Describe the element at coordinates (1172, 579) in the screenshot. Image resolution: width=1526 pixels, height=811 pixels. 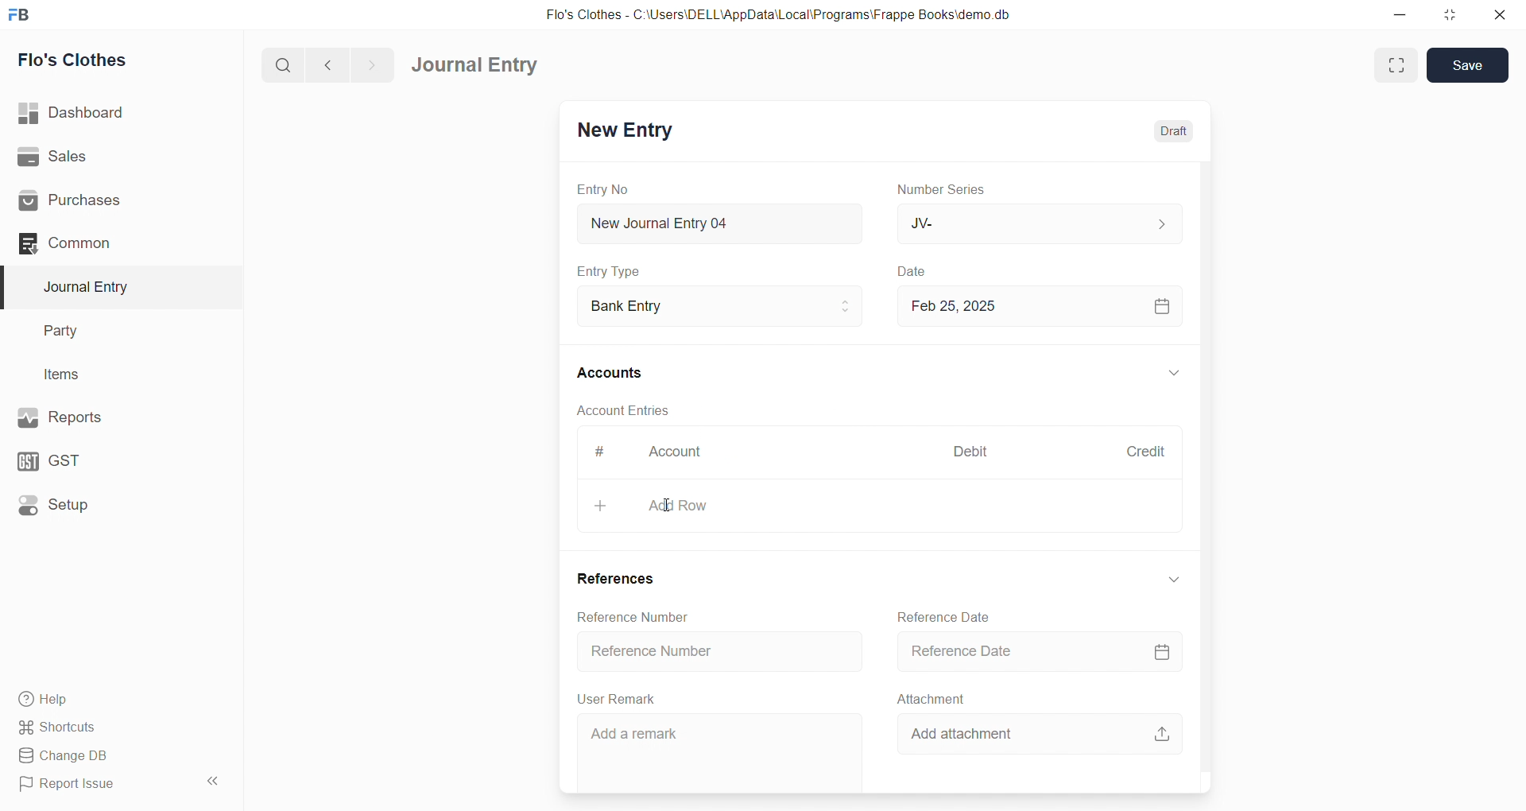
I see `Expand/collapse` at that location.